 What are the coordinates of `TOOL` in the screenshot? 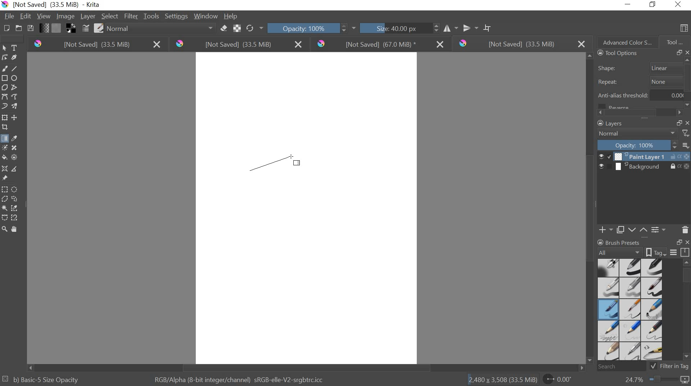 It's located at (675, 42).